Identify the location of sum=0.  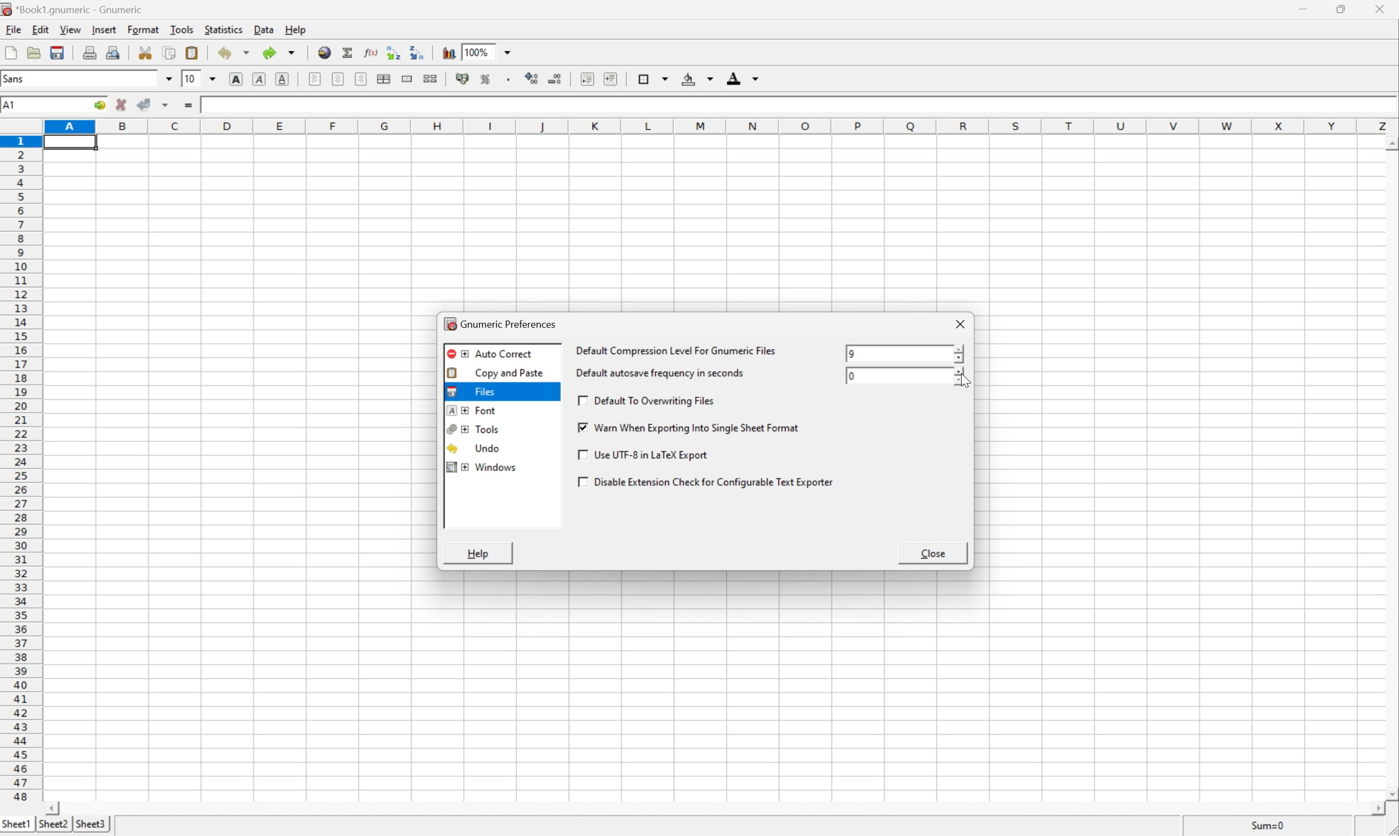
(1272, 828).